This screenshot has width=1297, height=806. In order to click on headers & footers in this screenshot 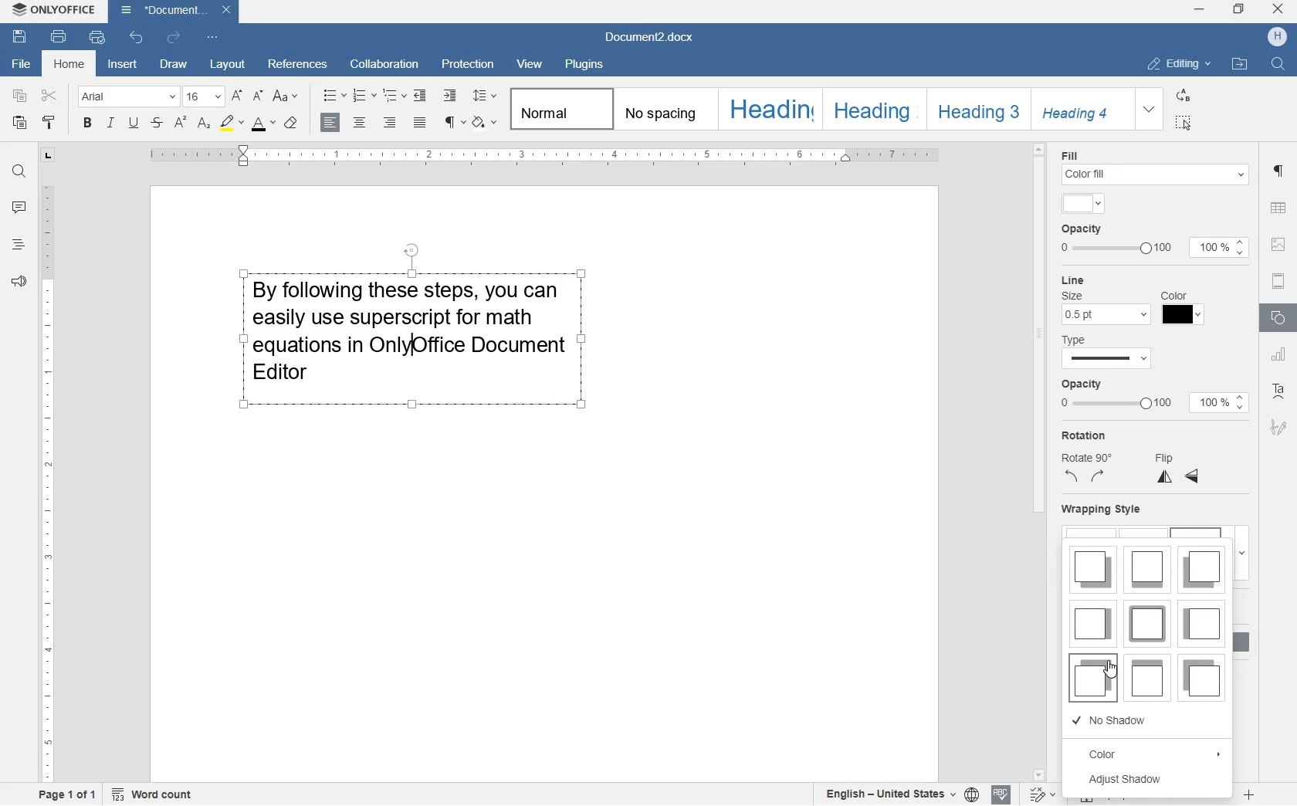, I will do `click(1278, 283)`.